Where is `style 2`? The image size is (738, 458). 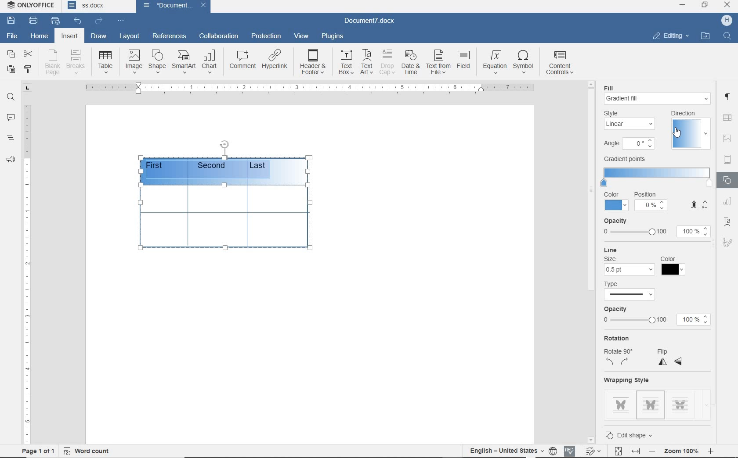
style 2 is located at coordinates (651, 404).